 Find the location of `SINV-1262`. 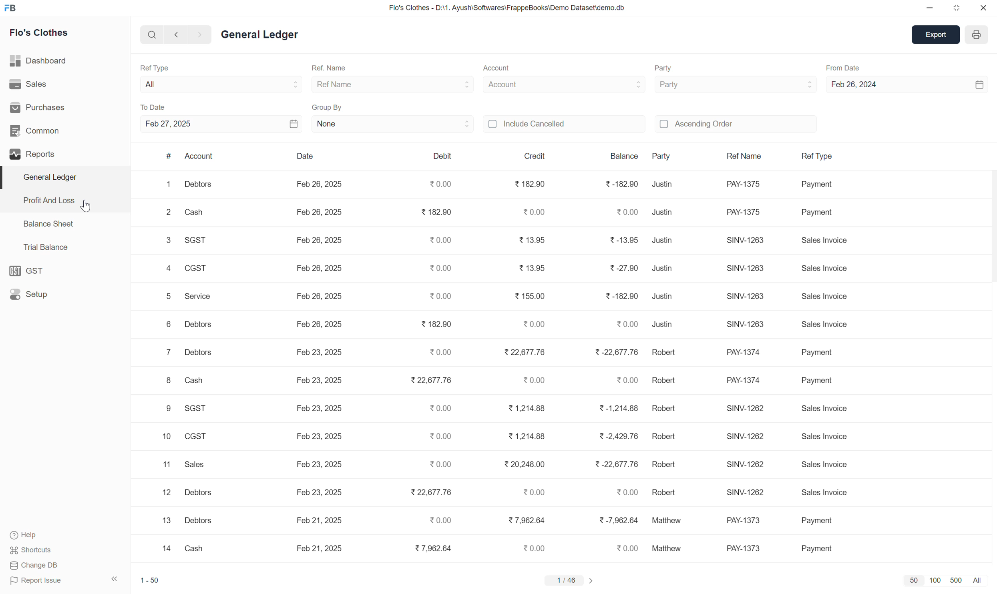

SINV-1262 is located at coordinates (745, 493).